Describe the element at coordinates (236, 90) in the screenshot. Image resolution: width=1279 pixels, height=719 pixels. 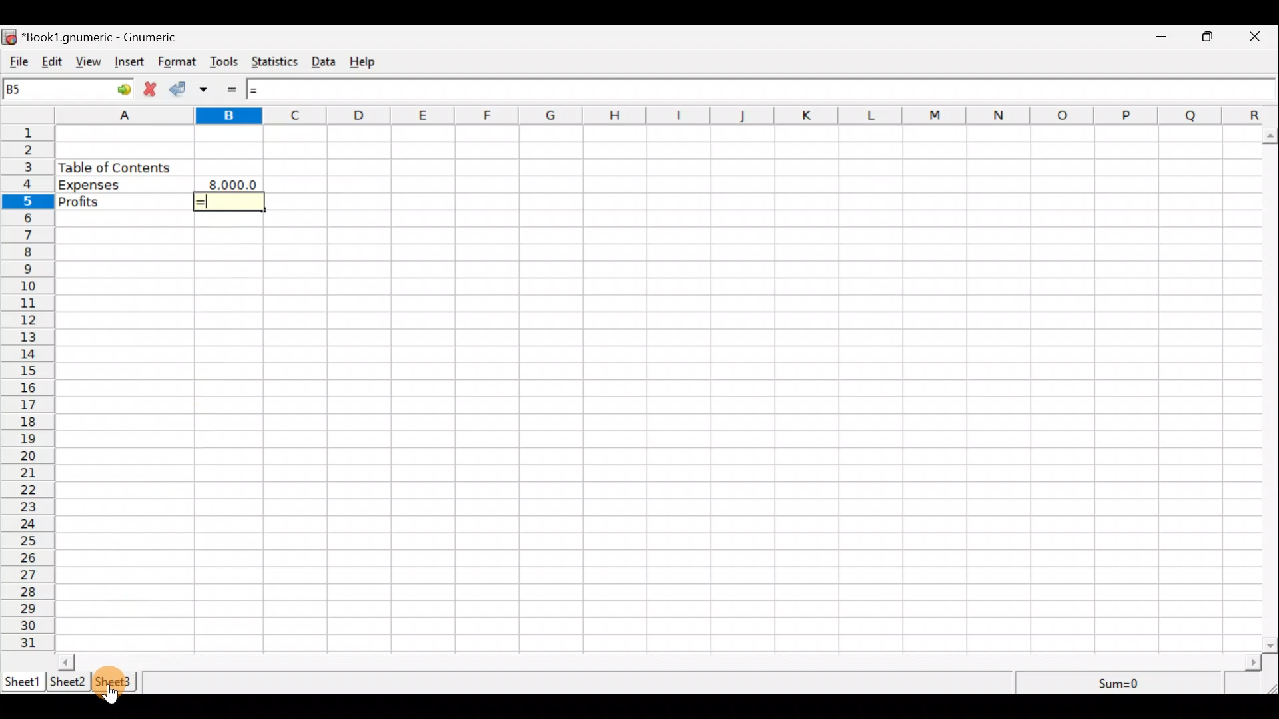
I see `Enter formula` at that location.